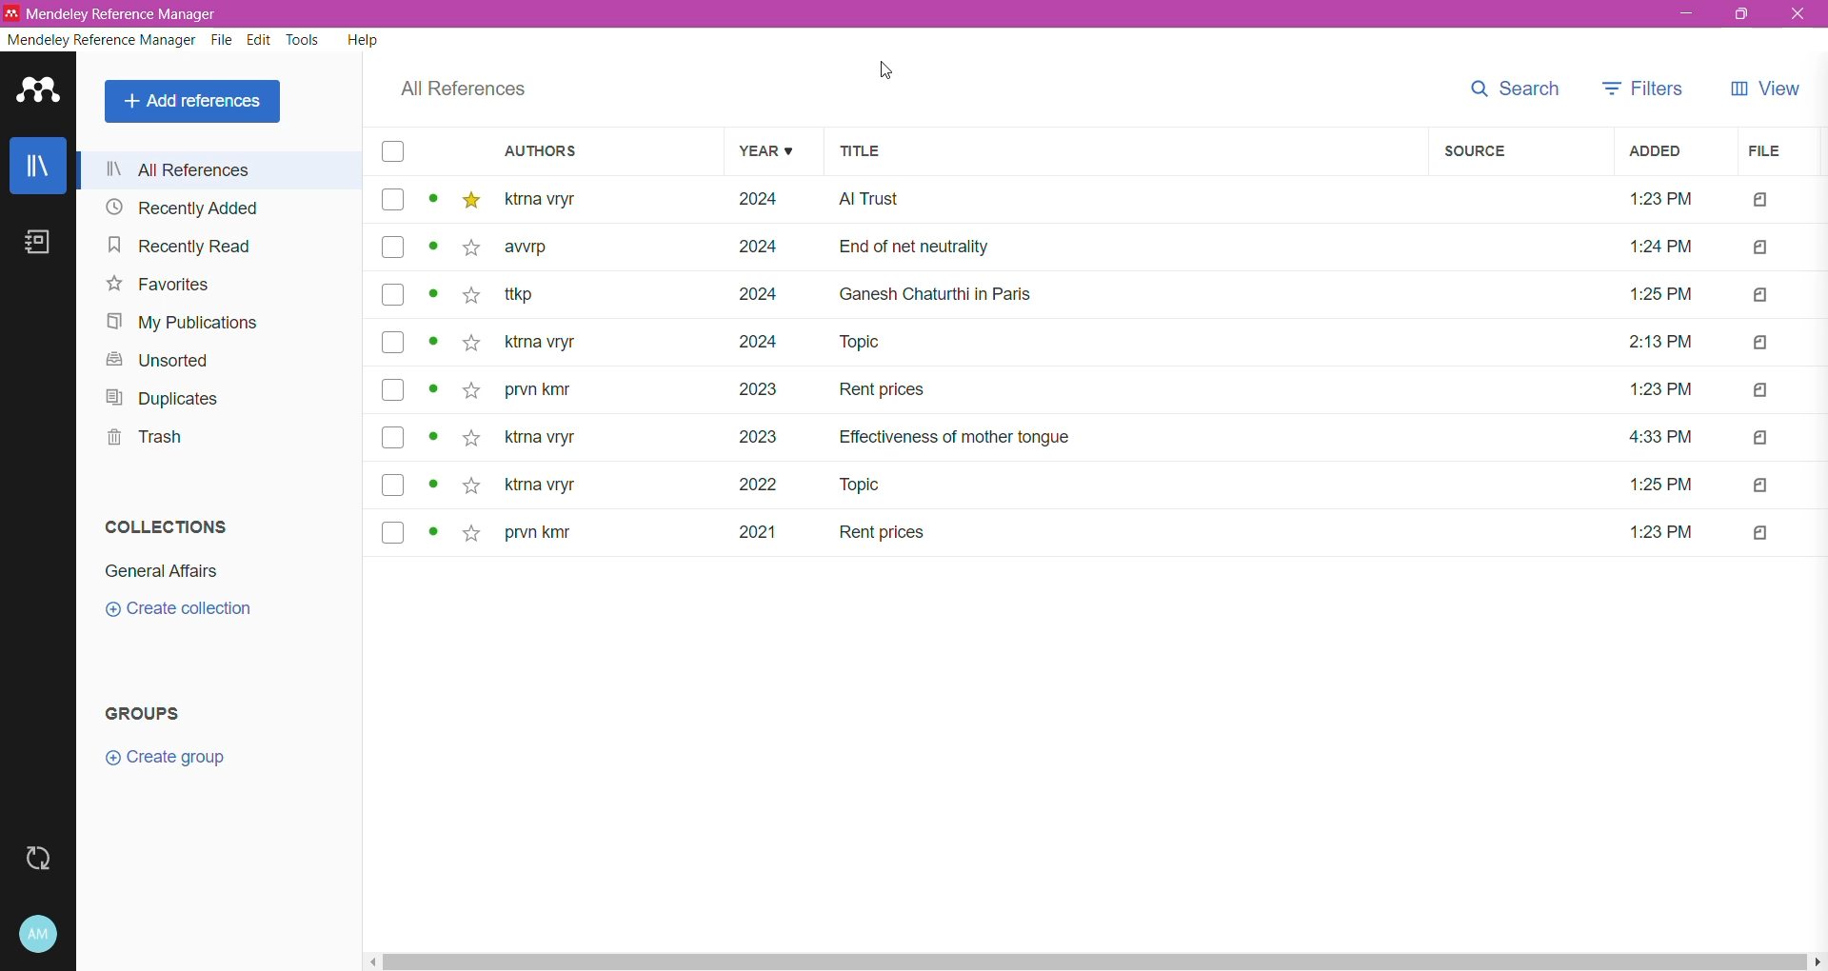 This screenshot has width=1828, height=971. What do you see at coordinates (759, 388) in the screenshot?
I see `2023` at bounding box center [759, 388].